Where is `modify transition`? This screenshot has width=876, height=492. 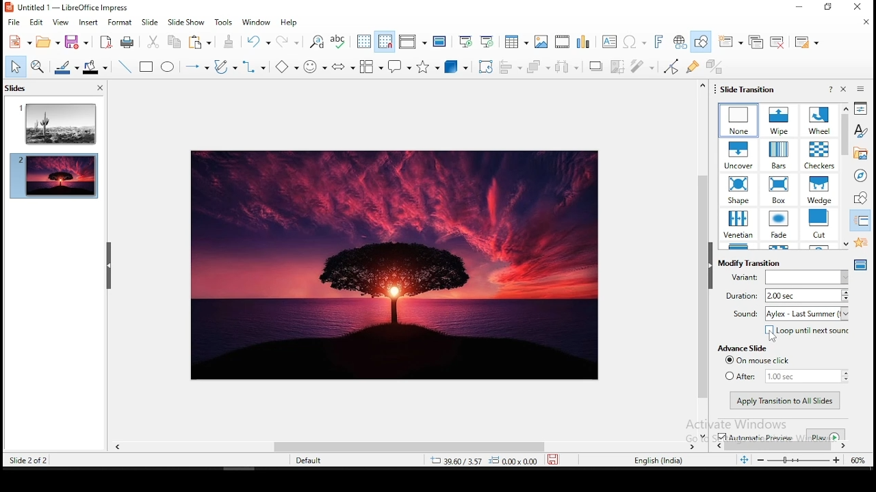
modify transition is located at coordinates (752, 263).